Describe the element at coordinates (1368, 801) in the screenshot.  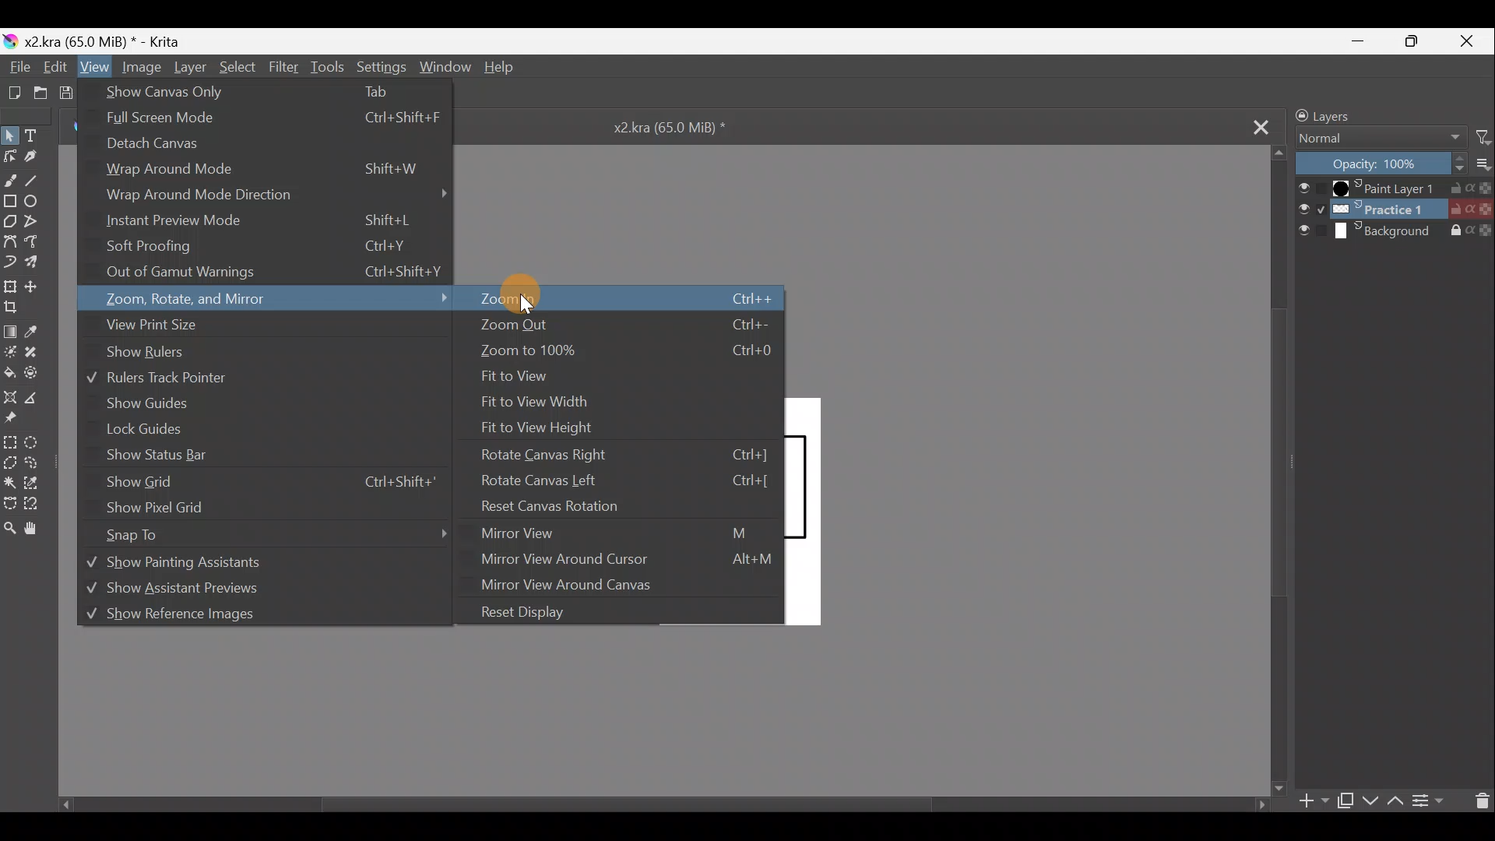
I see `Move layer/mask down` at that location.